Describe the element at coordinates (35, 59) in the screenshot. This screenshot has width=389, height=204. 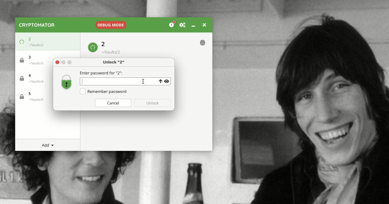
I see `Vault 3` at that location.